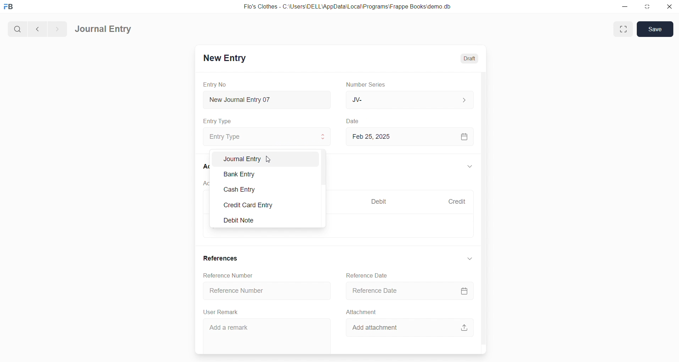  Describe the element at coordinates (624, 7) in the screenshot. I see `minimize` at that location.